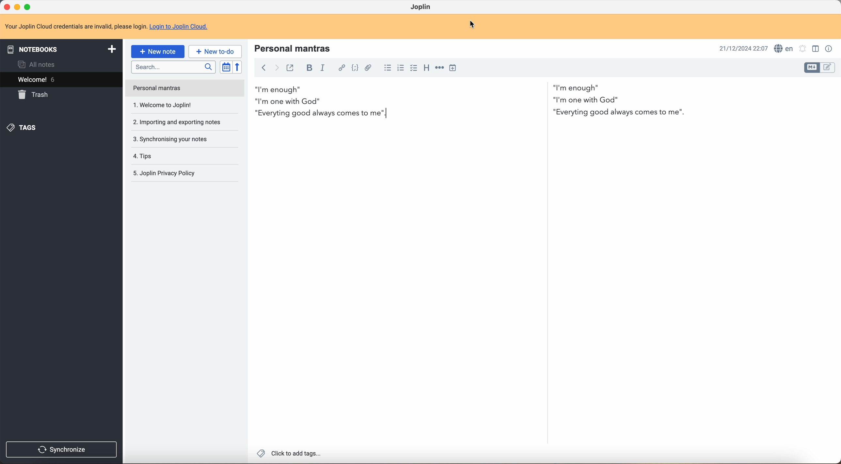 The height and width of the screenshot is (464, 841). What do you see at coordinates (691, 265) in the screenshot?
I see `body text` at bounding box center [691, 265].